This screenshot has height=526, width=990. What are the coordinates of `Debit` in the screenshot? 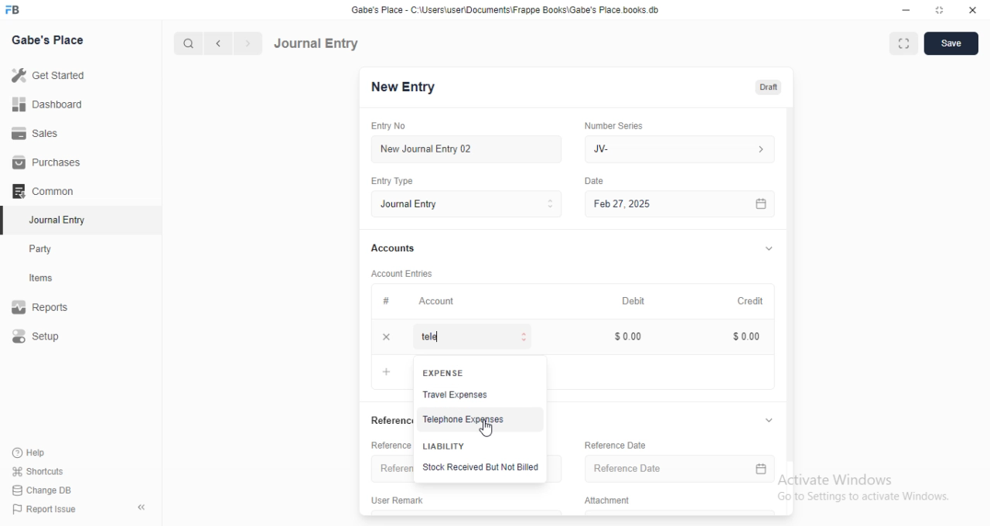 It's located at (633, 302).